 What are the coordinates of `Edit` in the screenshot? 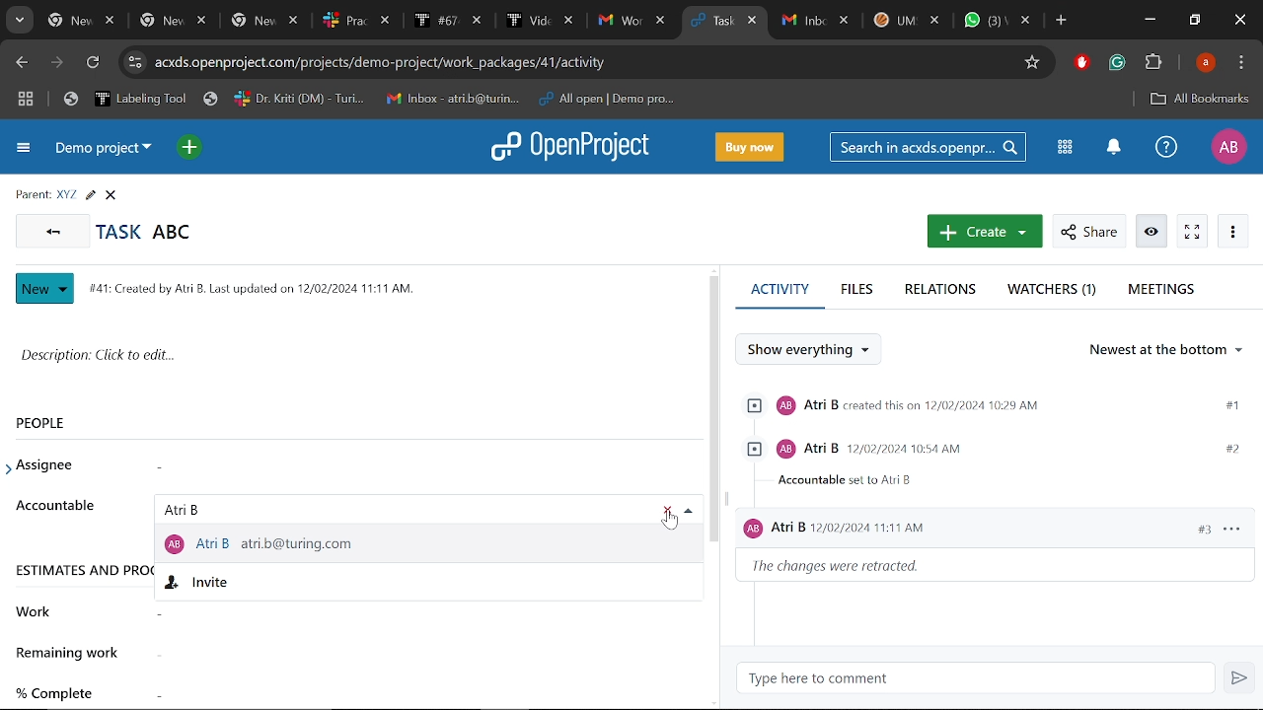 It's located at (90, 195).